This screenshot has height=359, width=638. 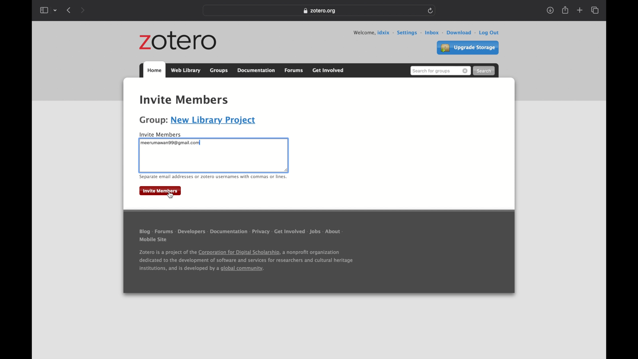 What do you see at coordinates (580, 10) in the screenshot?
I see `new tab` at bounding box center [580, 10].